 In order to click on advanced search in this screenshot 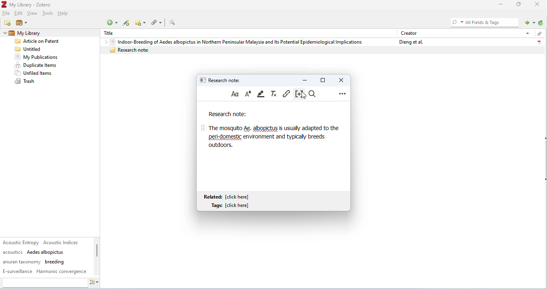, I will do `click(172, 22)`.